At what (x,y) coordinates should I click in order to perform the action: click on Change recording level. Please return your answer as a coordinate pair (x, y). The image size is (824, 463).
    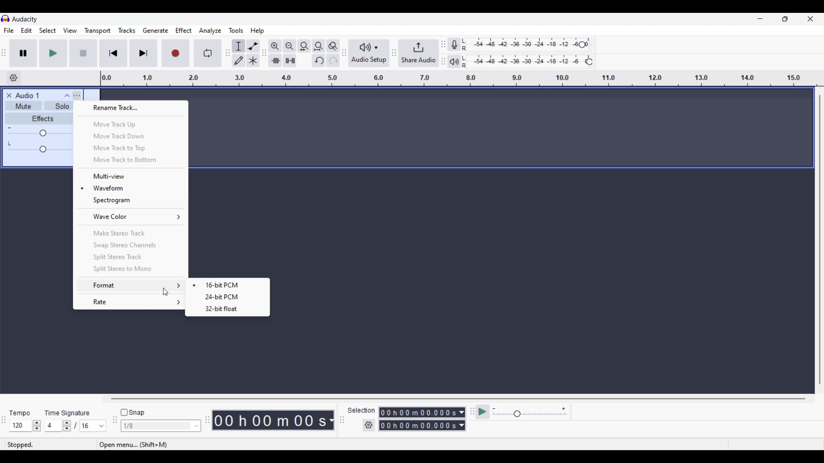
    Looking at the image, I should click on (582, 44).